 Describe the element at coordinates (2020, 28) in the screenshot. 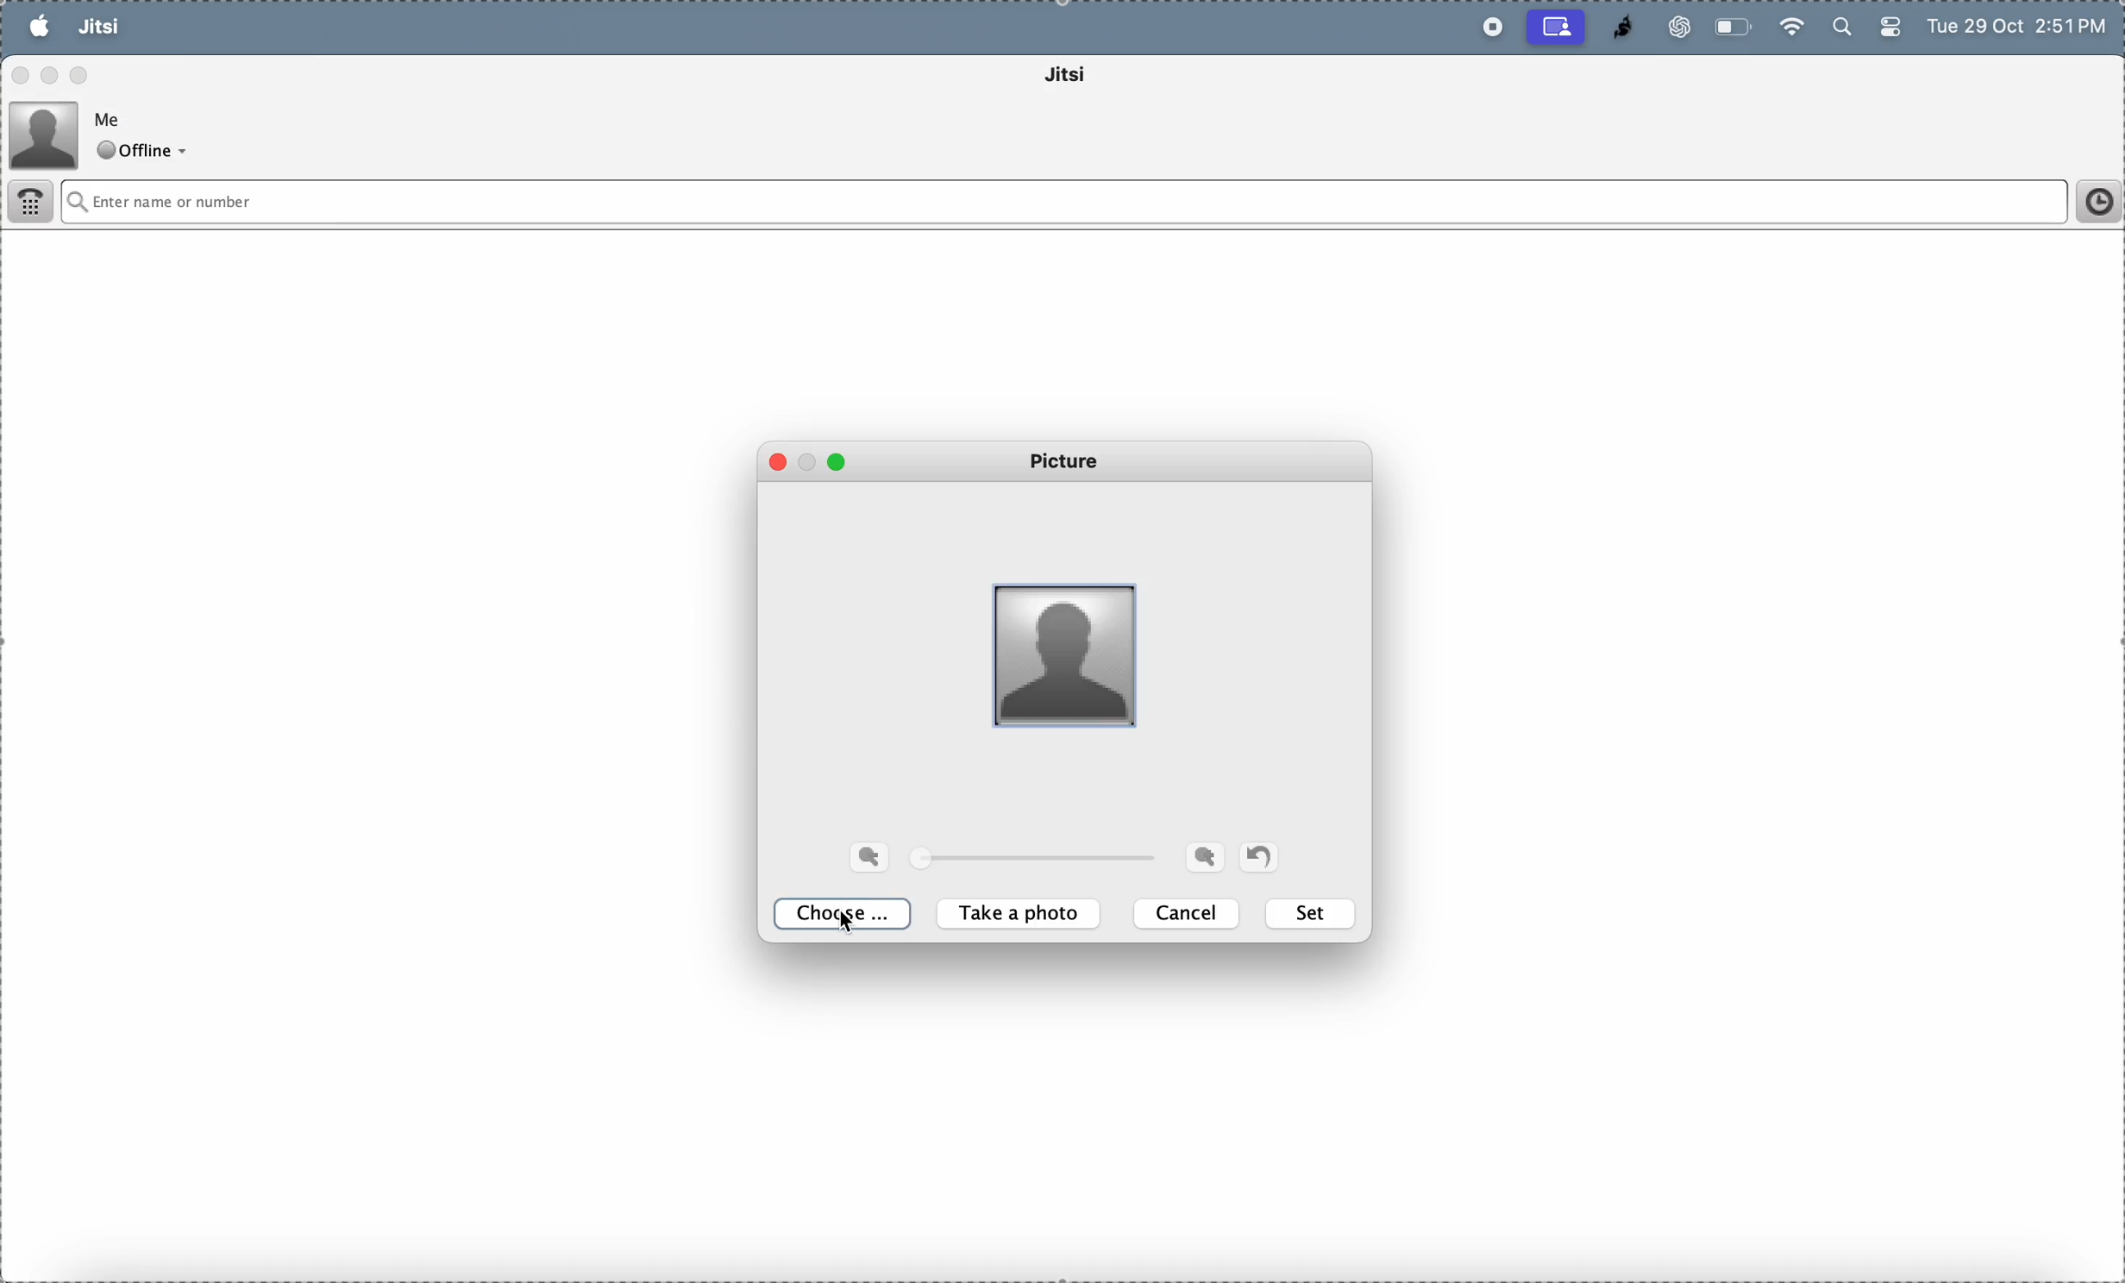

I see `Tue 29 Oct 2:51 PM` at that location.